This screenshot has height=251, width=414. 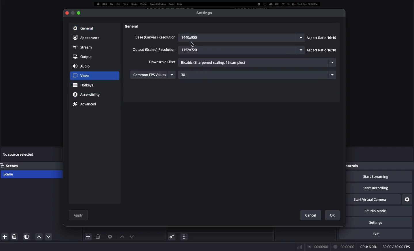 I want to click on Hotkeys, so click(x=84, y=85).